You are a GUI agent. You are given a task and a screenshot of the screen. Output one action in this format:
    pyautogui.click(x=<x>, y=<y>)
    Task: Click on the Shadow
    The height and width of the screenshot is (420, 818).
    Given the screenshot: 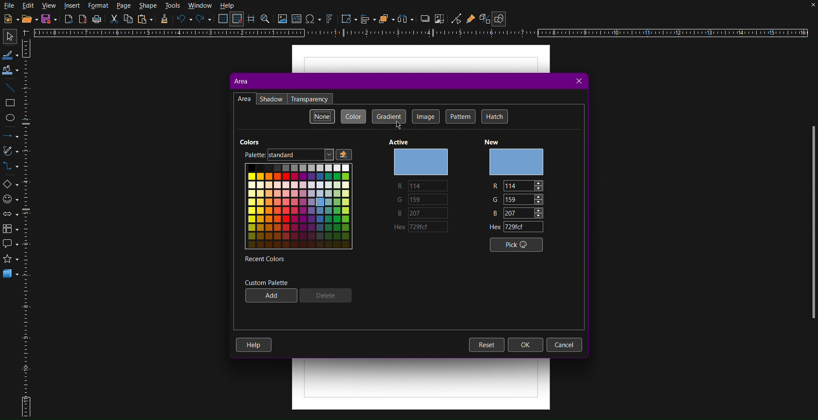 What is the action you would take?
    pyautogui.click(x=425, y=20)
    